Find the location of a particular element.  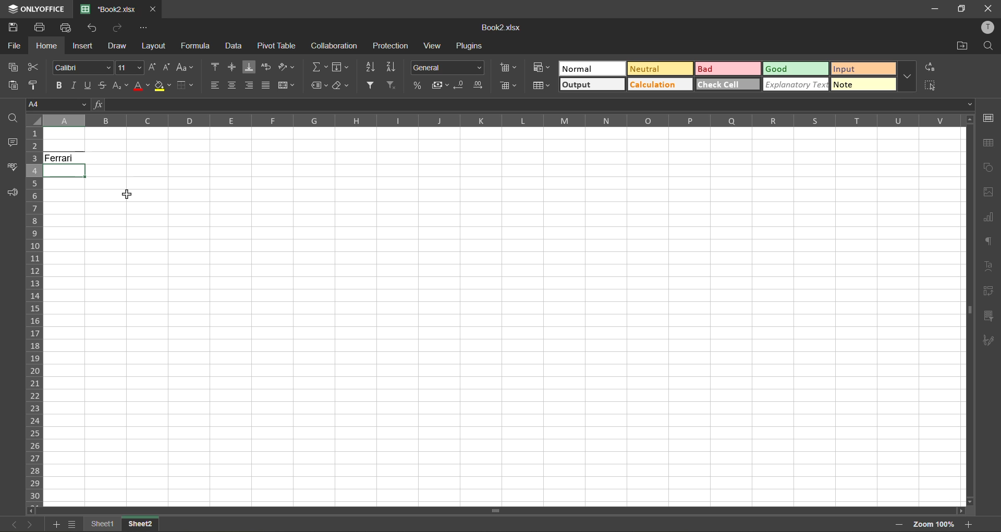

collaboration is located at coordinates (332, 46).